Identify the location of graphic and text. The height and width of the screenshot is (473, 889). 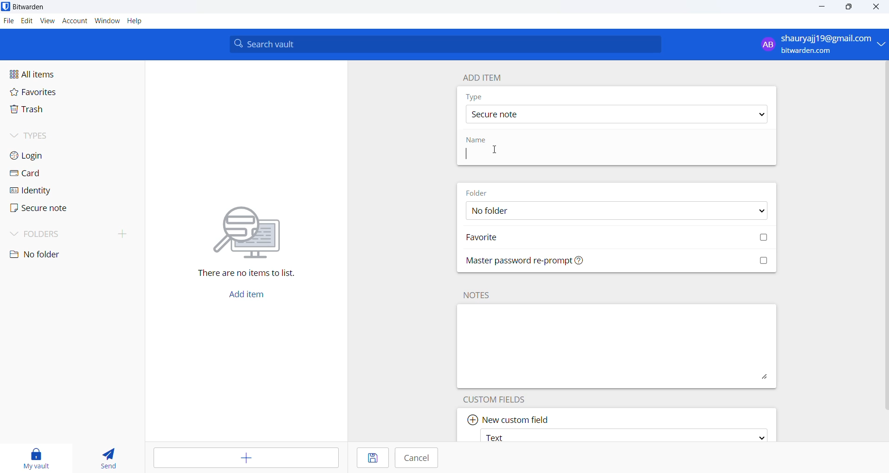
(248, 236).